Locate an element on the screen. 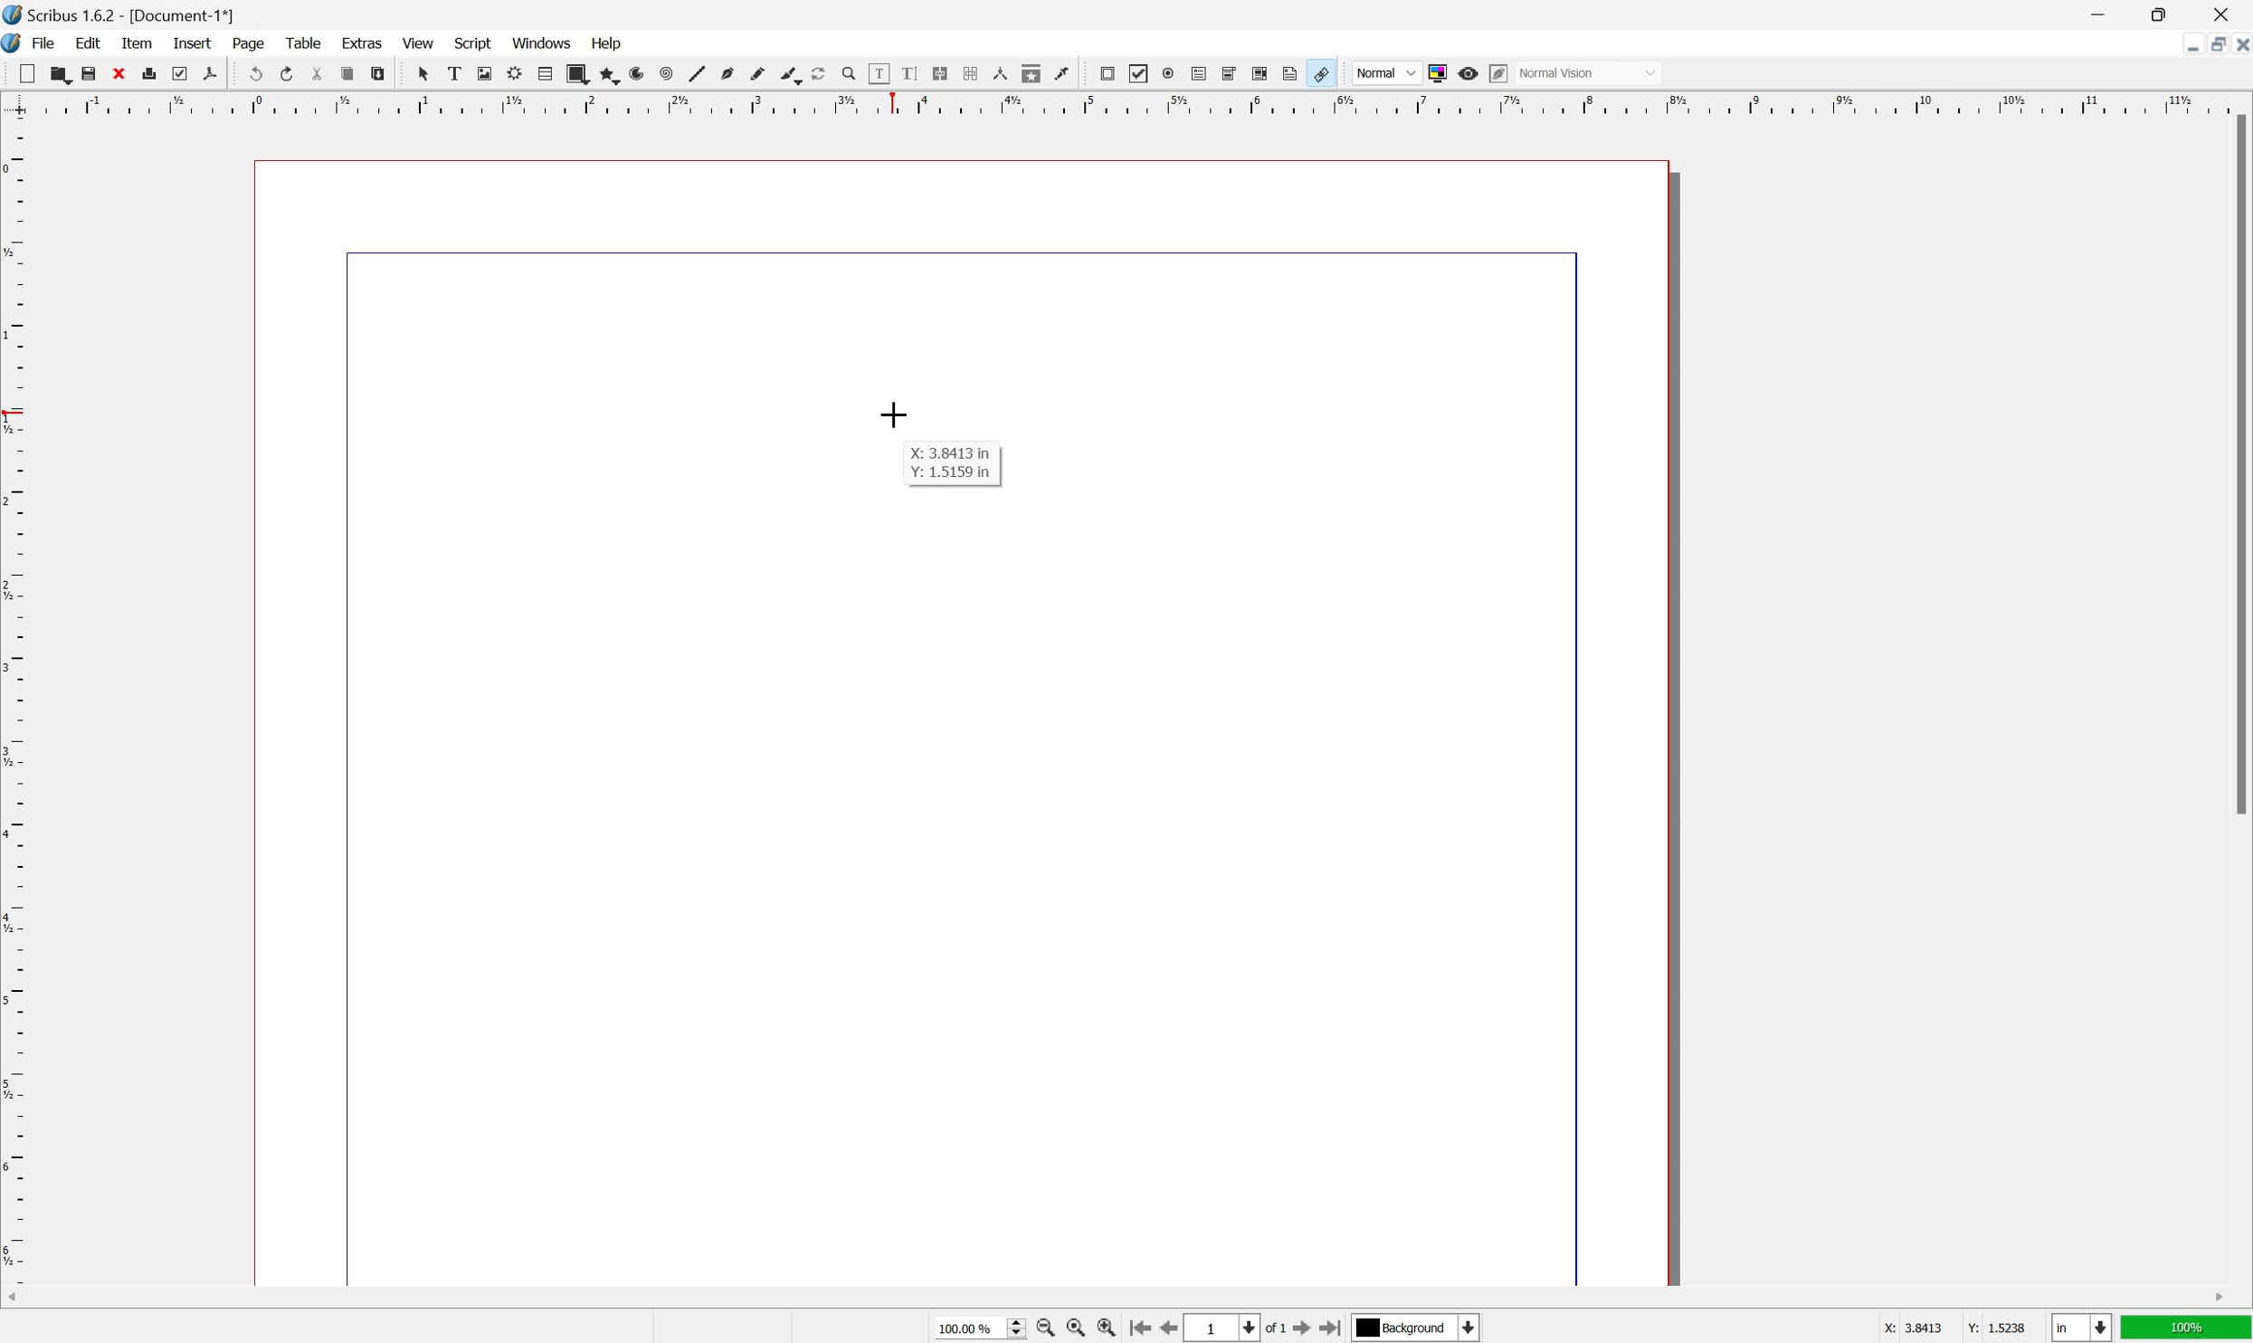 Image resolution: width=2253 pixels, height=1343 pixels. pdf radio button is located at coordinates (1168, 73).